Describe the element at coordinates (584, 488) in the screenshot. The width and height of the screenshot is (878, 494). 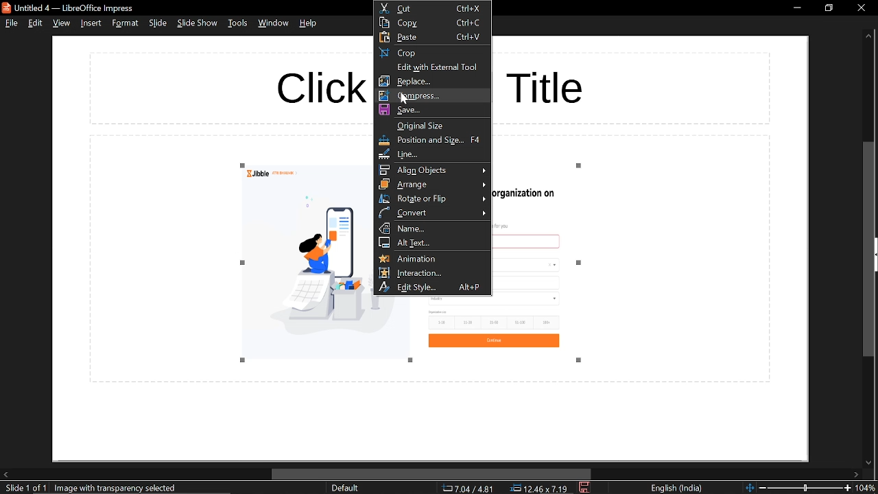
I see `save` at that location.